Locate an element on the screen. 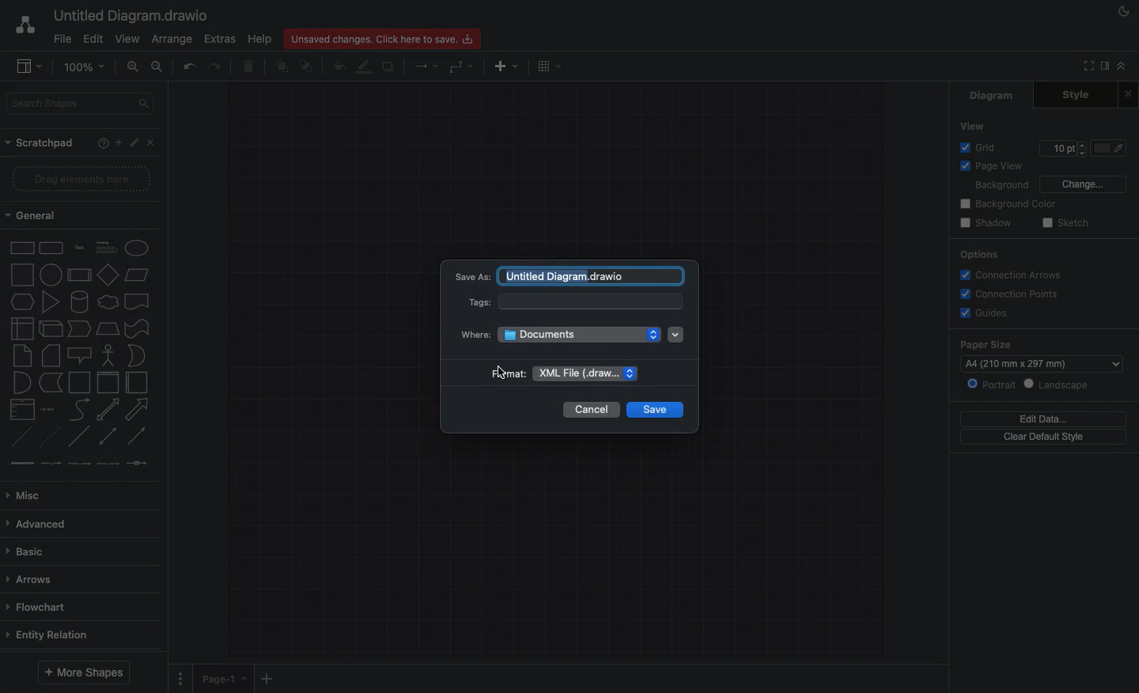 This screenshot has height=693, width=1139. Sidebar is located at coordinates (1103, 67).